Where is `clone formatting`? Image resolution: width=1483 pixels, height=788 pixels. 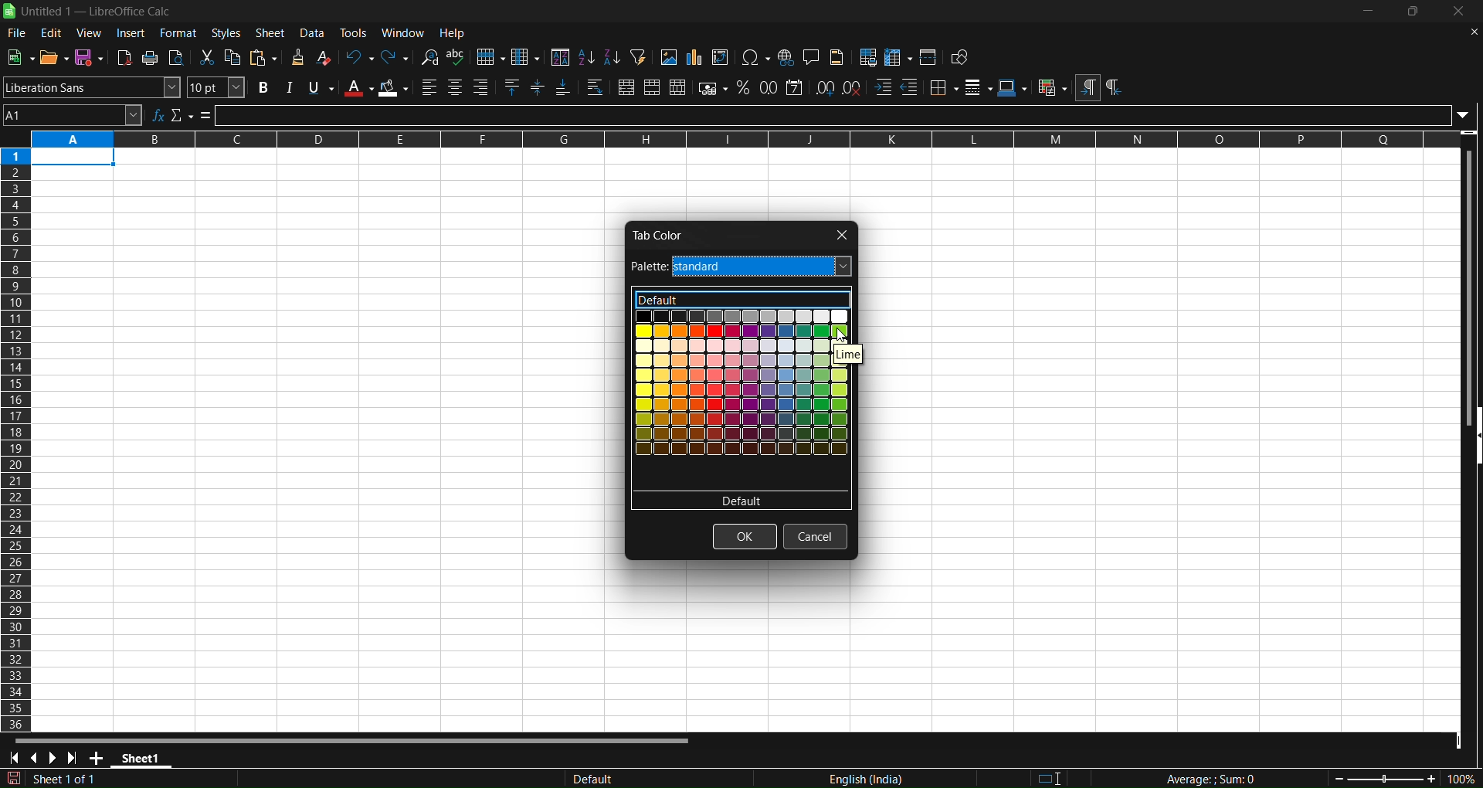 clone formatting is located at coordinates (297, 58).